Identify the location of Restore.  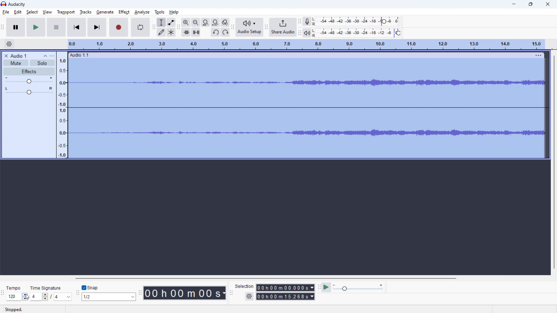
(530, 4).